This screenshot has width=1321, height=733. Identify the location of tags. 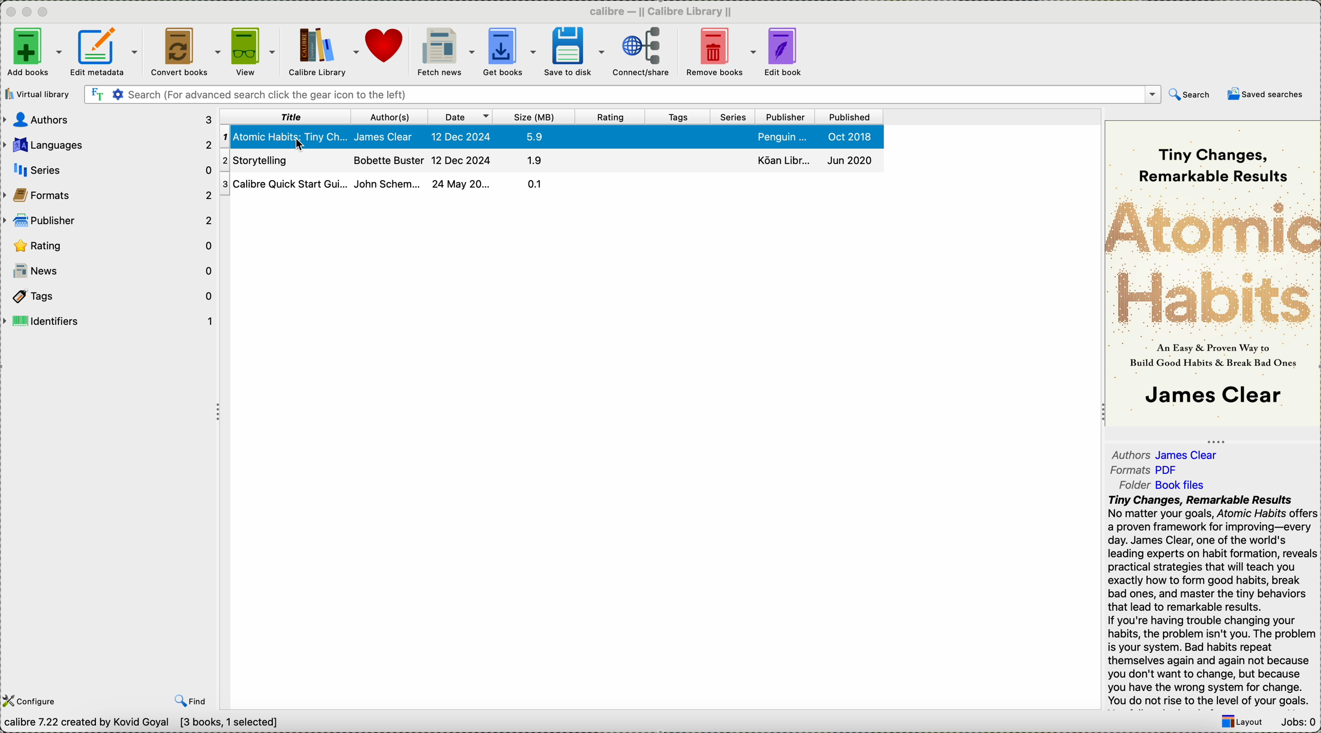
(107, 295).